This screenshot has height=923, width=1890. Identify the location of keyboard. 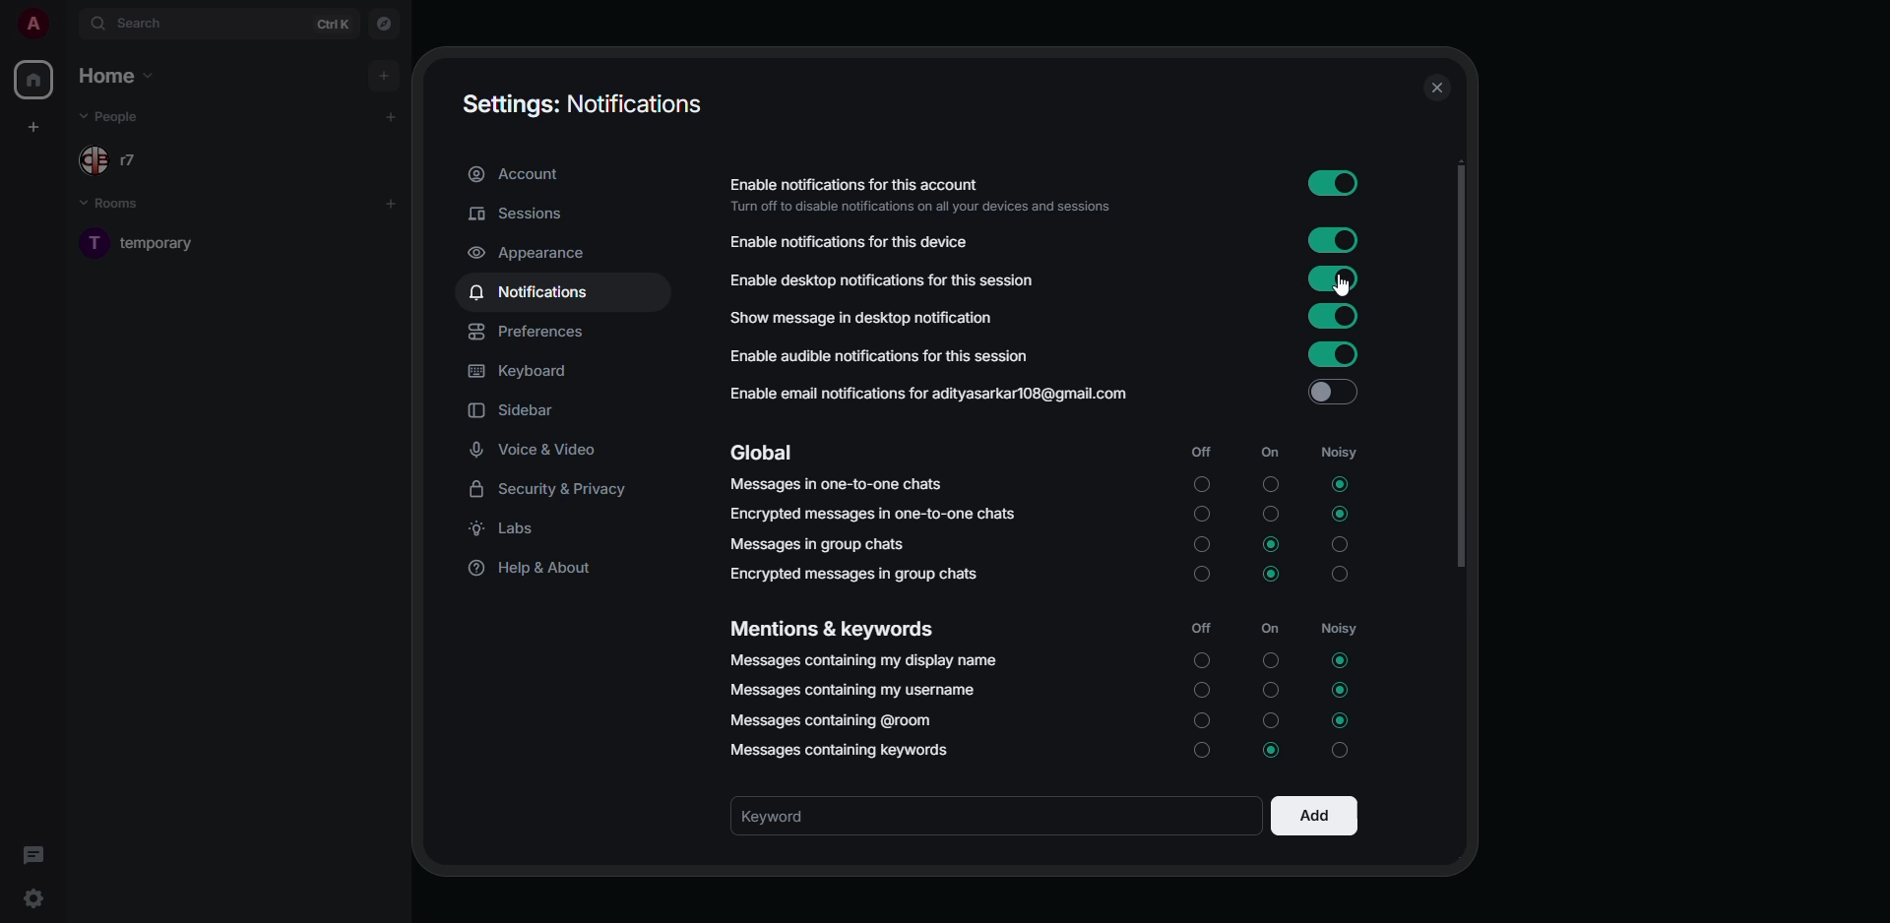
(518, 371).